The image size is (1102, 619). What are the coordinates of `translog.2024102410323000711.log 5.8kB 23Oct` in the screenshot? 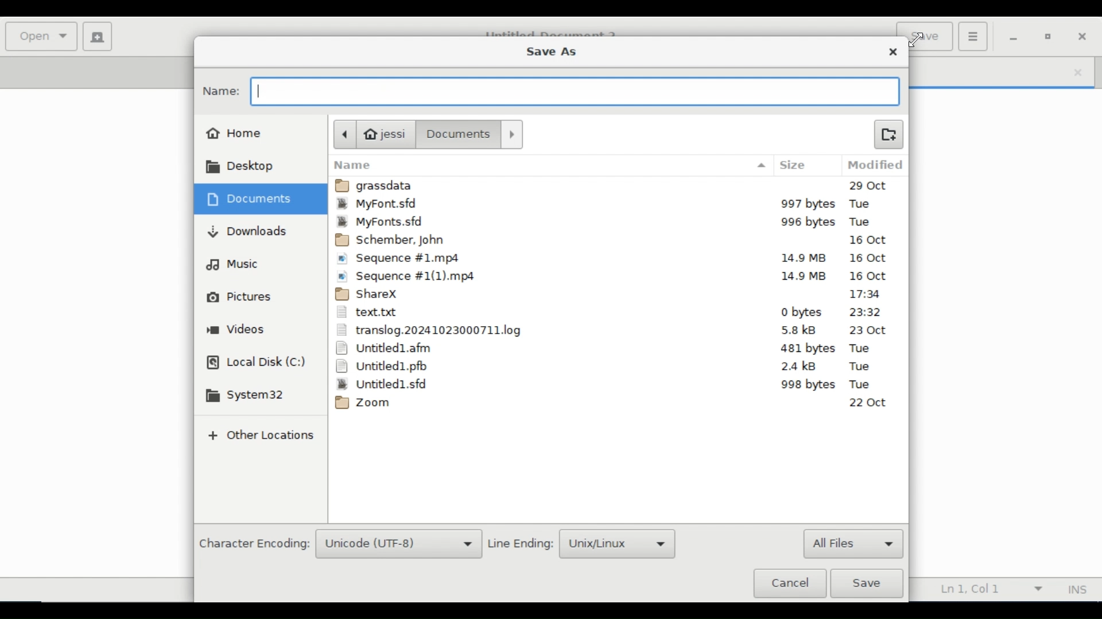 It's located at (614, 330).